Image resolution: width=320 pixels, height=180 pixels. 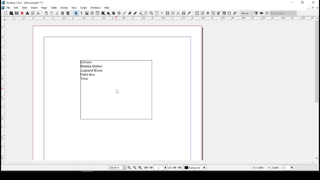 What do you see at coordinates (76, 13) in the screenshot?
I see `select item` at bounding box center [76, 13].